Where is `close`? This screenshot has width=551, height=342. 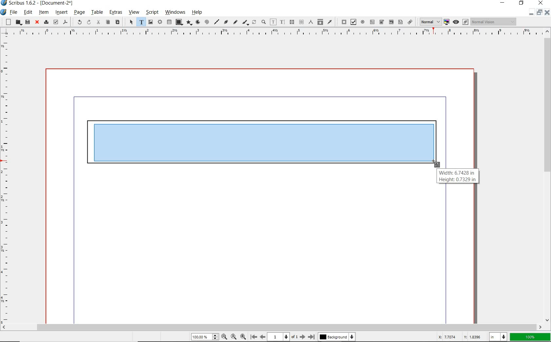 close is located at coordinates (541, 3).